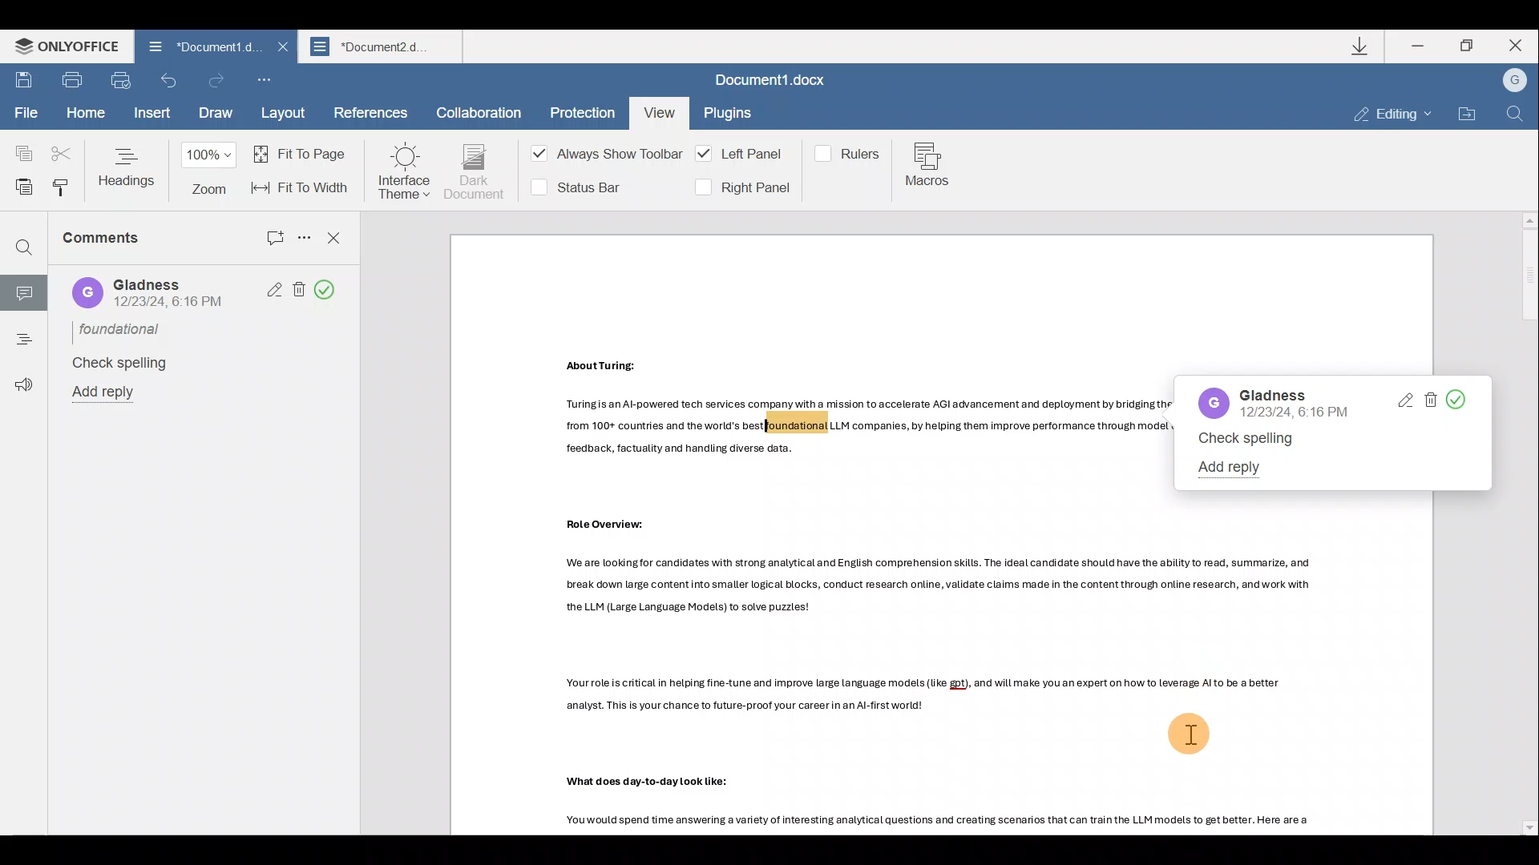 This screenshot has height=865, width=1539. What do you see at coordinates (25, 115) in the screenshot?
I see `File` at bounding box center [25, 115].